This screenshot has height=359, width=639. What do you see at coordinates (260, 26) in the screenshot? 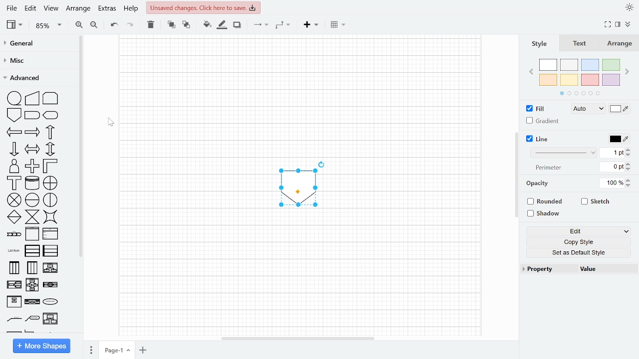
I see `Connection` at bounding box center [260, 26].